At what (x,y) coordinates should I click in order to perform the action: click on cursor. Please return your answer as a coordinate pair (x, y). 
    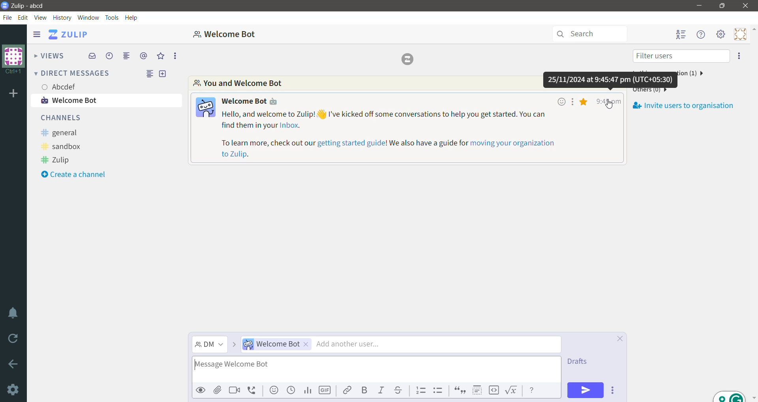
    Looking at the image, I should click on (611, 106).